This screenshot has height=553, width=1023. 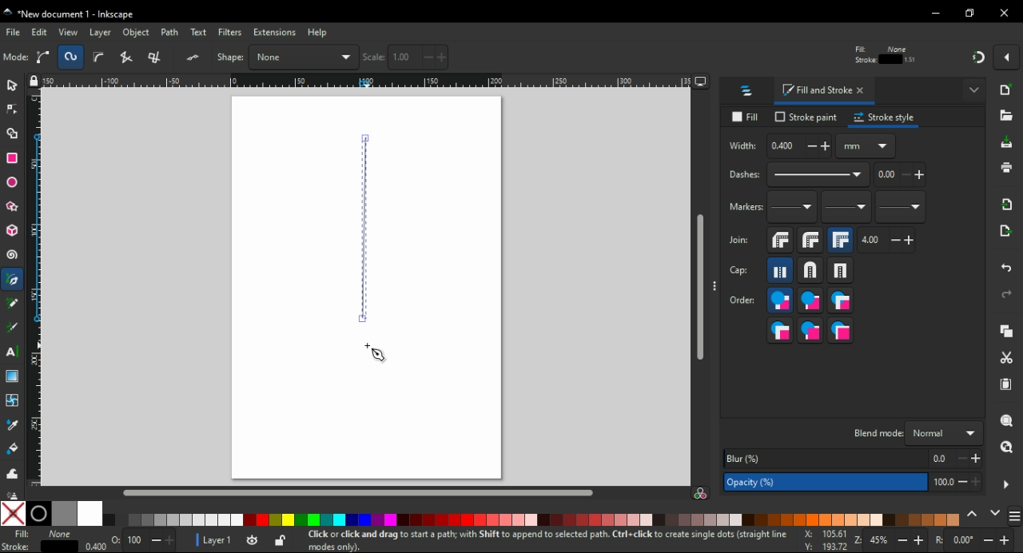 I want to click on cap, so click(x=739, y=271).